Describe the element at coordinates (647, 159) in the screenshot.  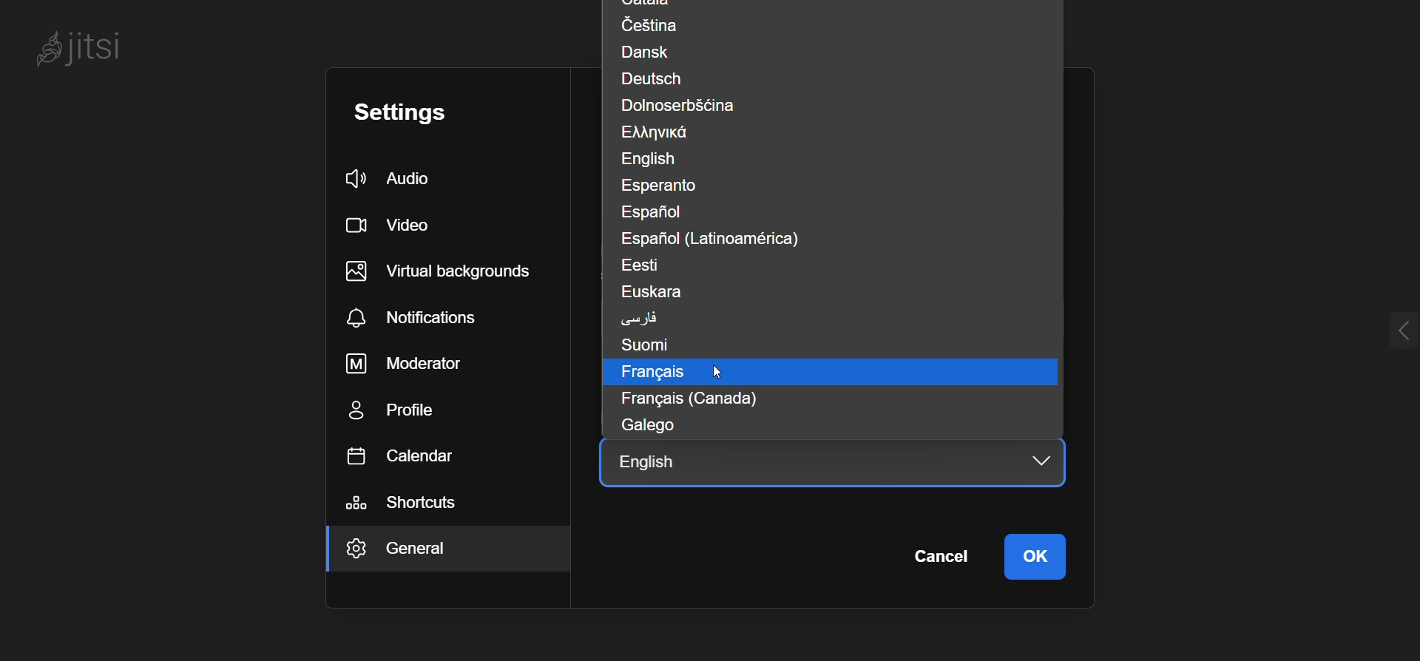
I see `English` at that location.